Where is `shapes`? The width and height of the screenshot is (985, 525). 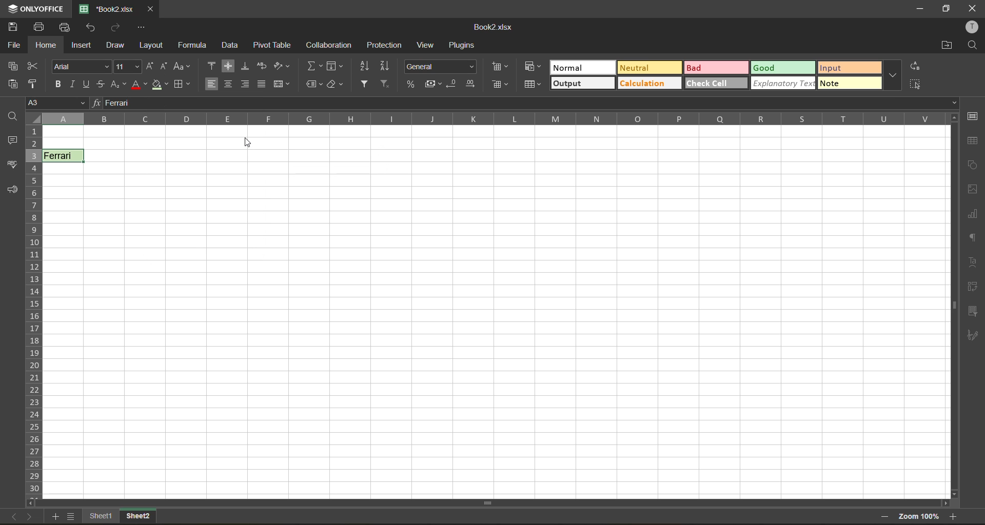 shapes is located at coordinates (973, 165).